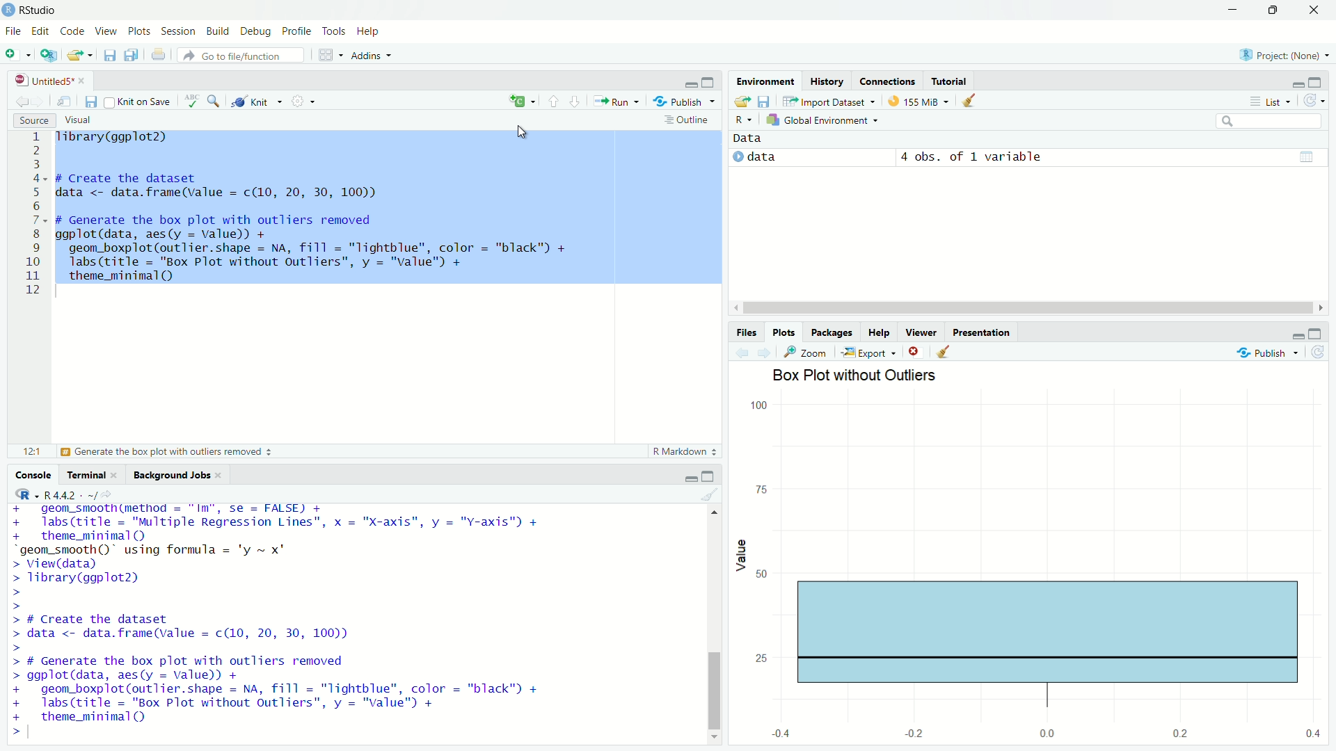 The width and height of the screenshot is (1336, 751). What do you see at coordinates (325, 59) in the screenshot?
I see `grid` at bounding box center [325, 59].